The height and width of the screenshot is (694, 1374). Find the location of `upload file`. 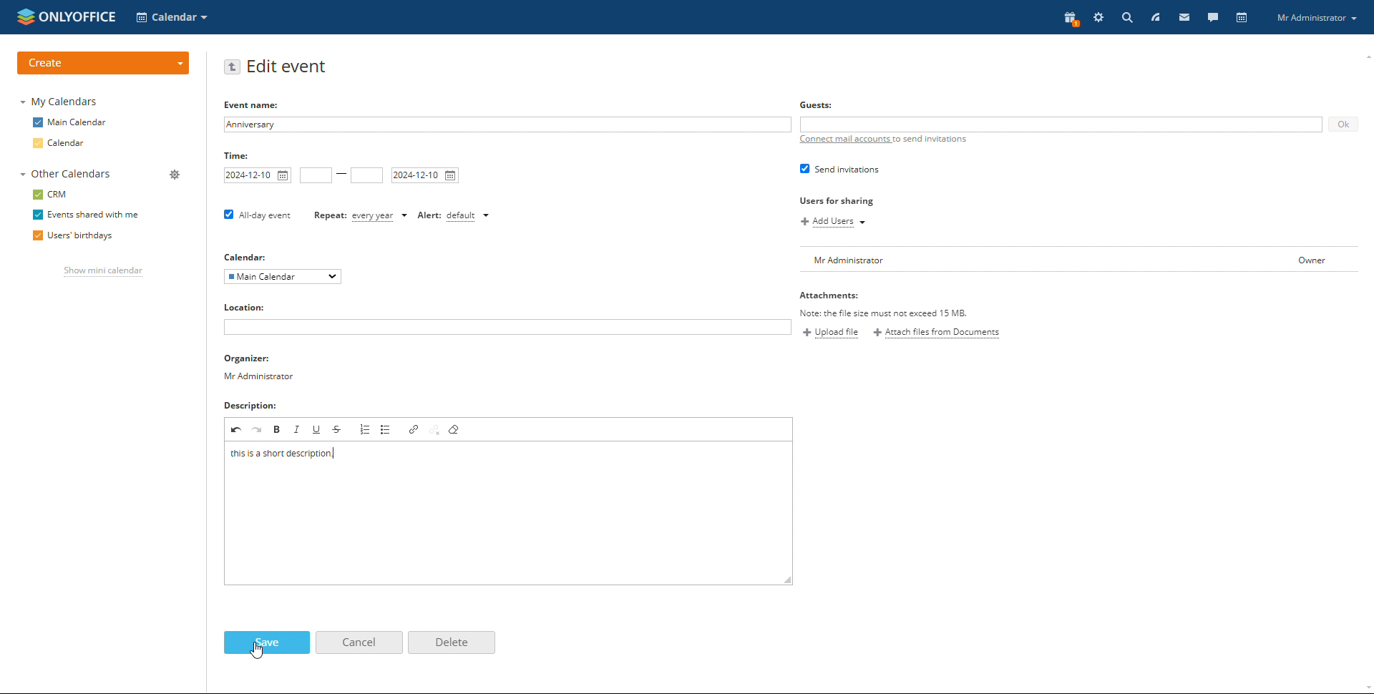

upload file is located at coordinates (833, 332).